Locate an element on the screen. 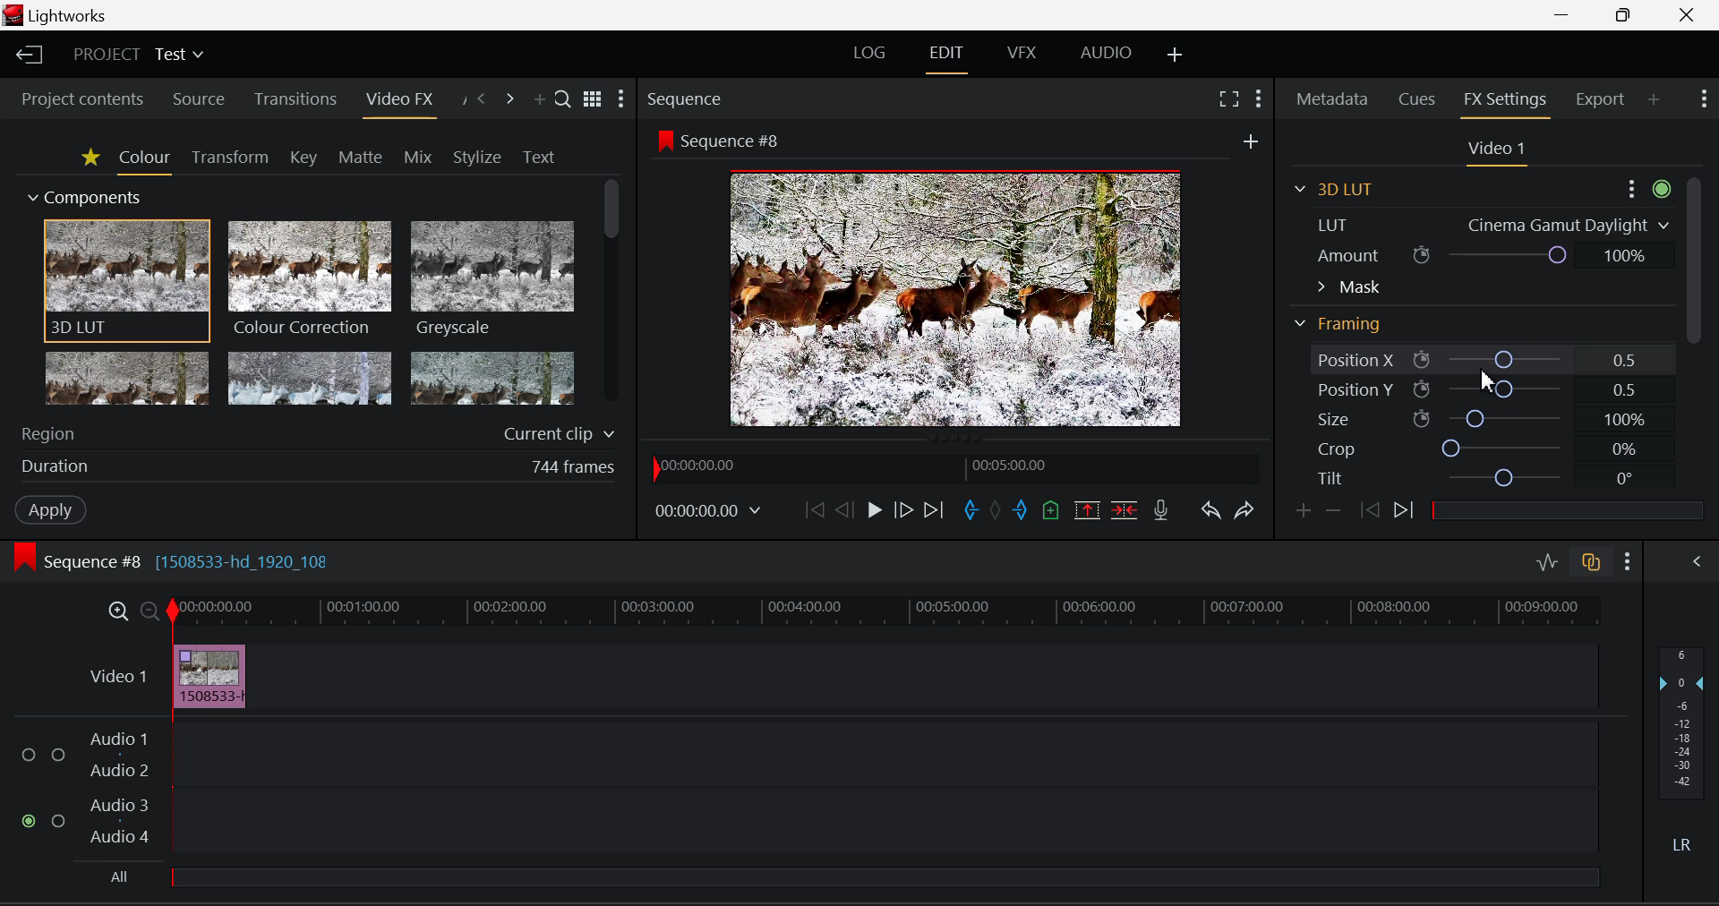 The width and height of the screenshot is (1719, 906). To End is located at coordinates (935, 513).